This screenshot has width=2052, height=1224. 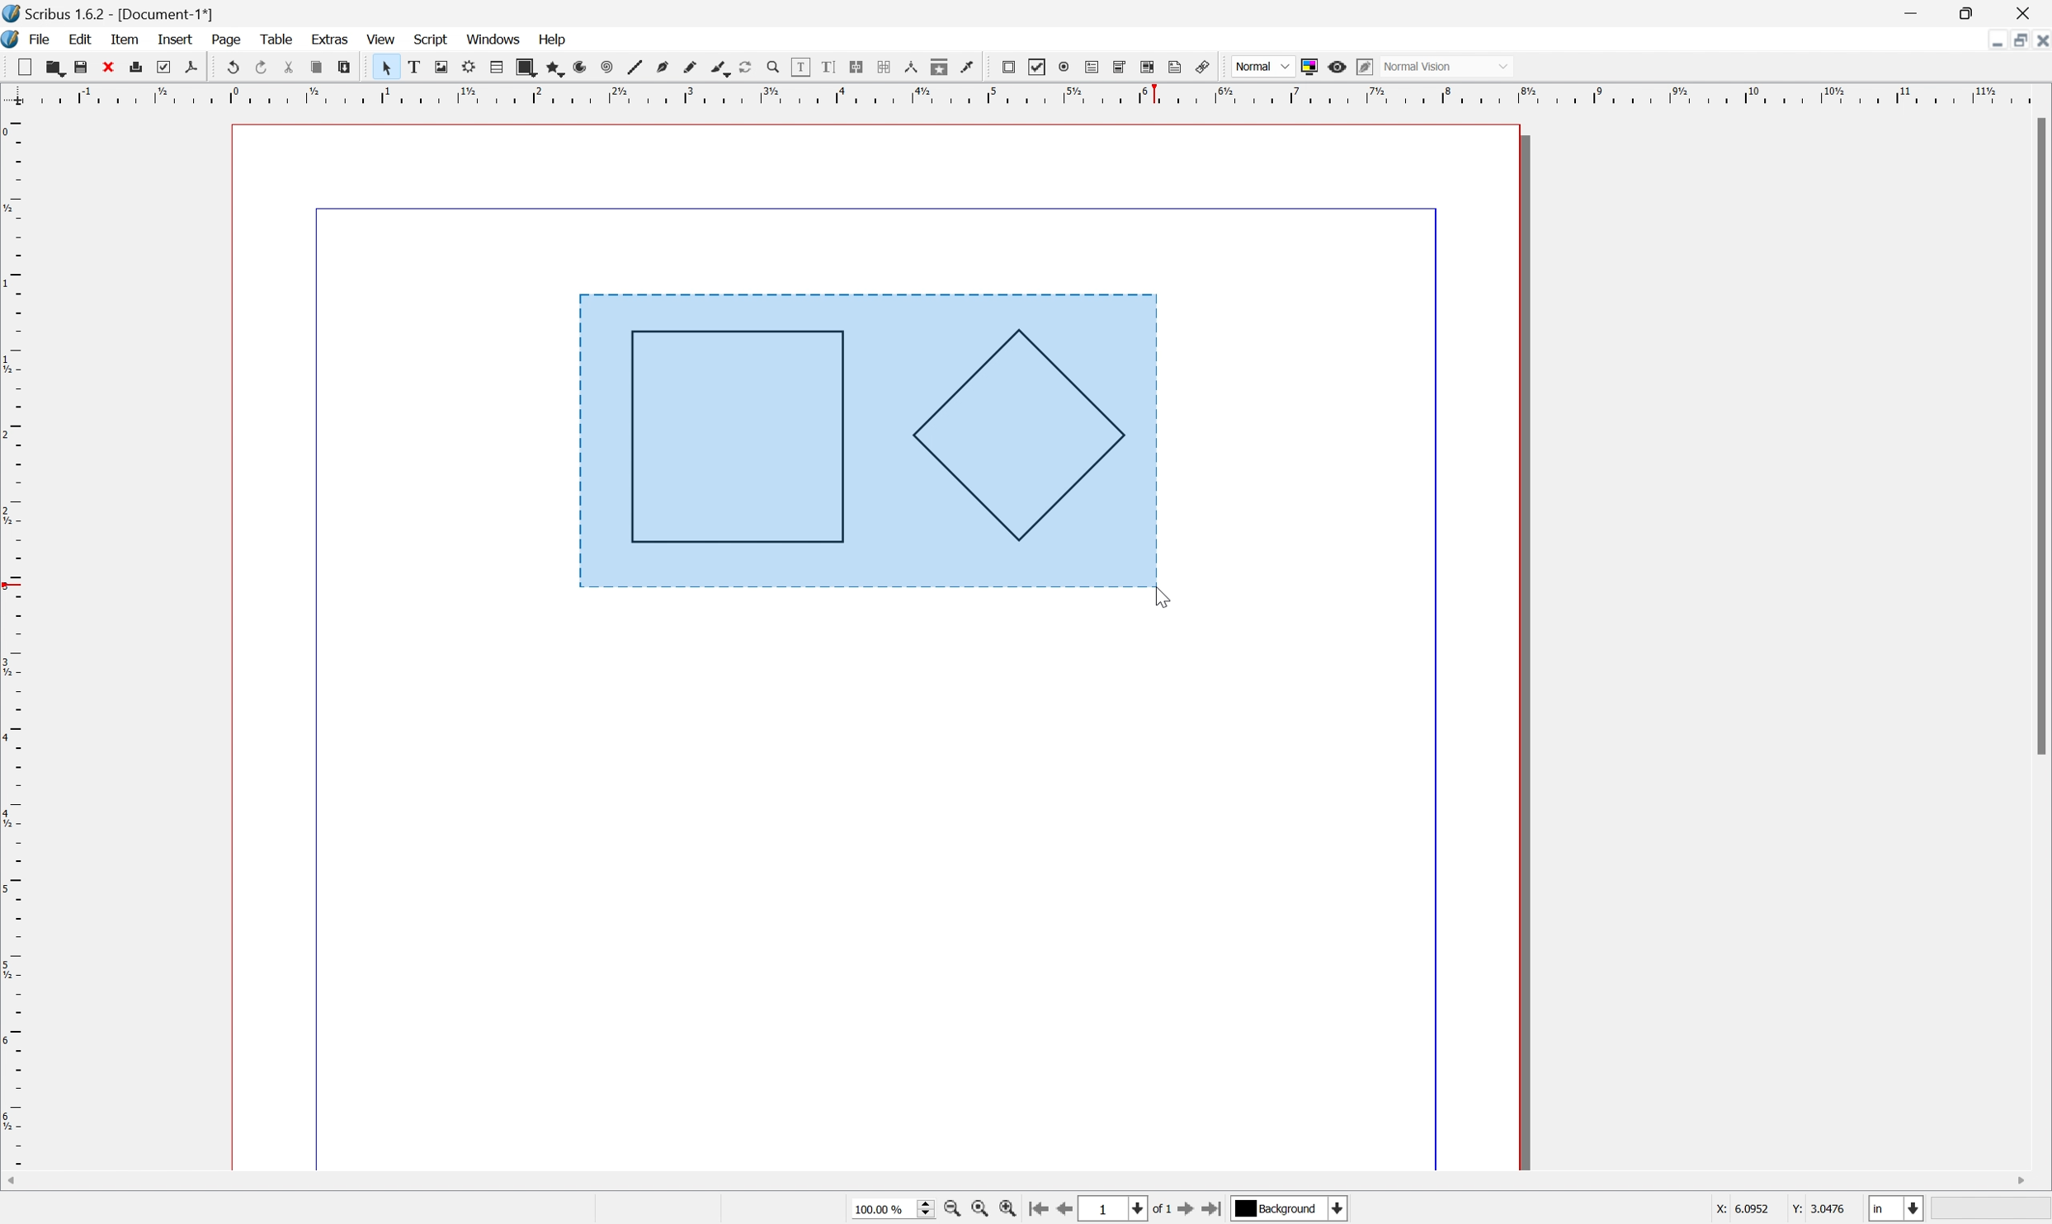 I want to click on Cursor, so click(x=1154, y=589).